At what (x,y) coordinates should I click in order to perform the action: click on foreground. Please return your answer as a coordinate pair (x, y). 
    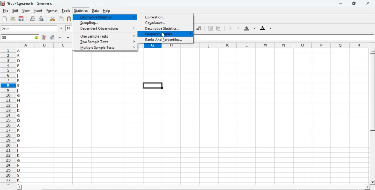
    Looking at the image, I should click on (266, 28).